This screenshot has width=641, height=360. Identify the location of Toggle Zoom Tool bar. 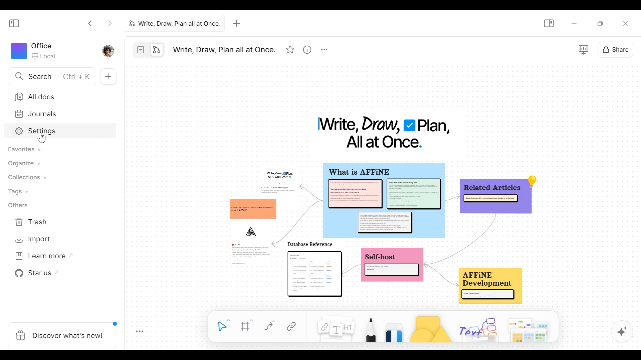
(142, 332).